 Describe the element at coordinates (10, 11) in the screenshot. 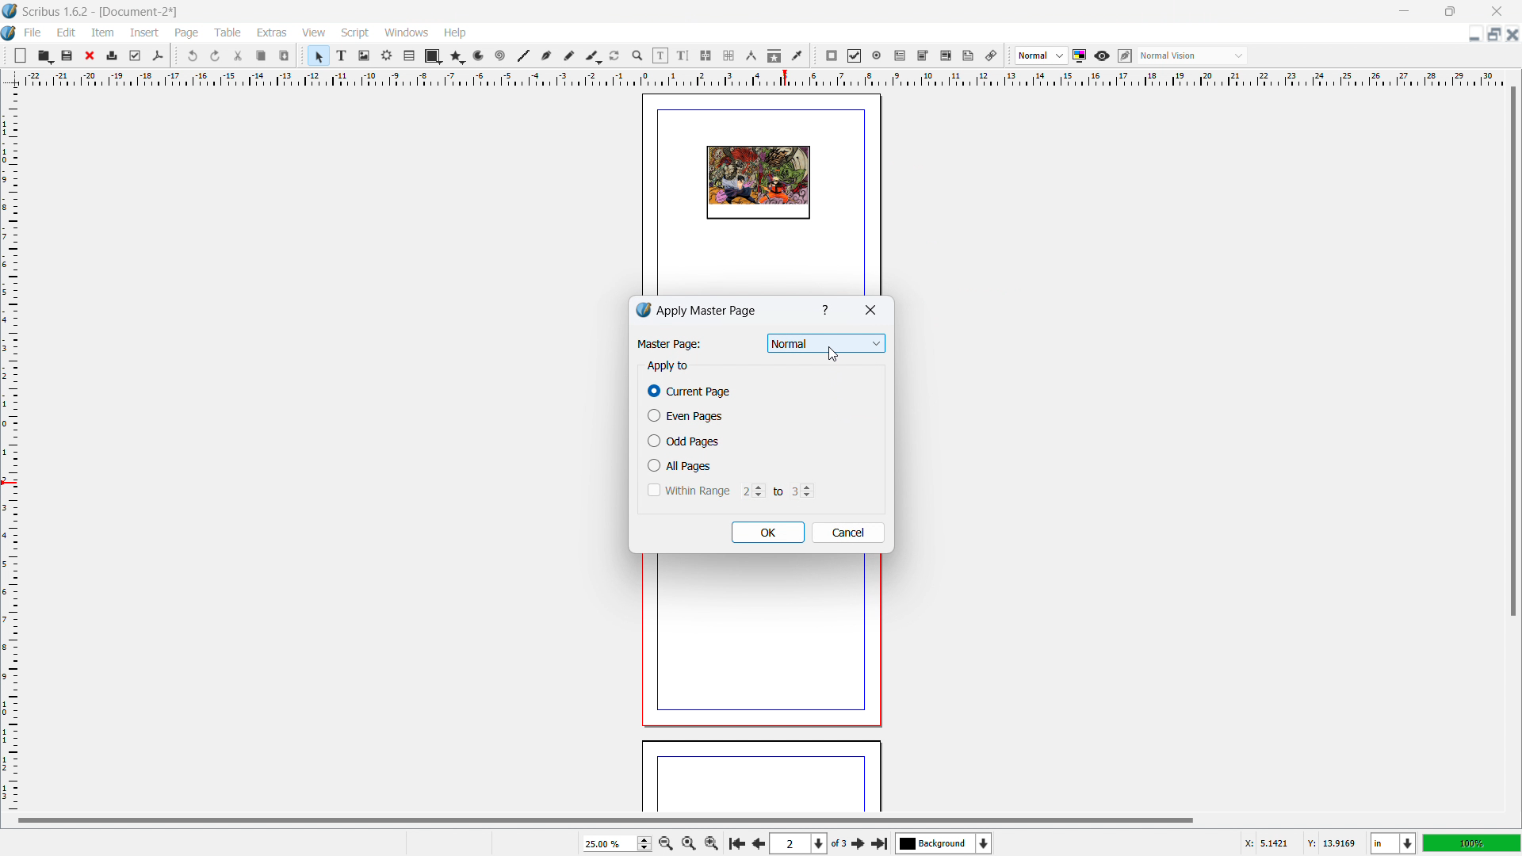

I see `logo` at that location.